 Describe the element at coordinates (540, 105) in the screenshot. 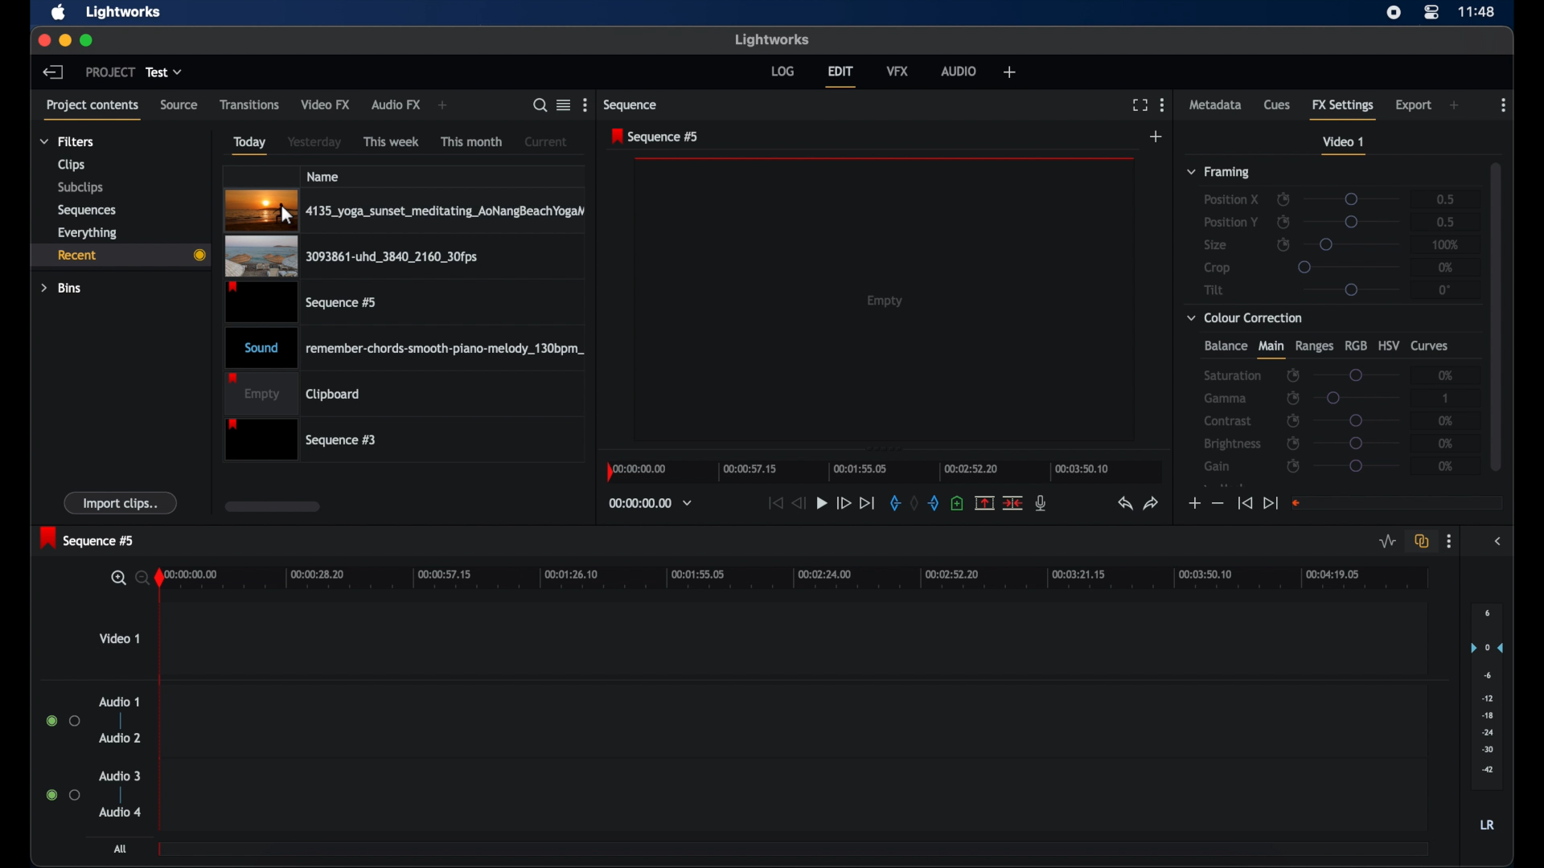

I see `search` at that location.